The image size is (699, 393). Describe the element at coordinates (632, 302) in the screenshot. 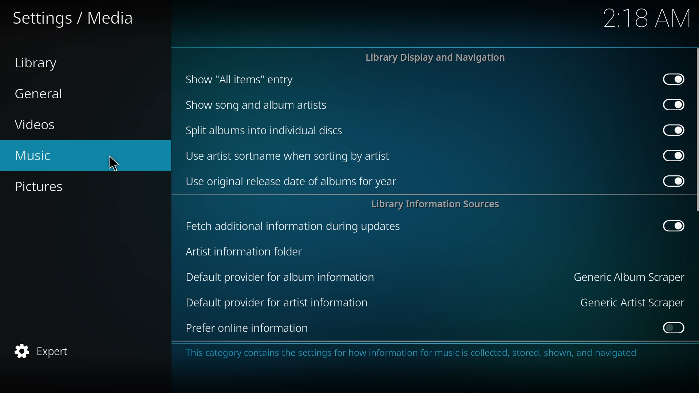

I see `generic` at that location.